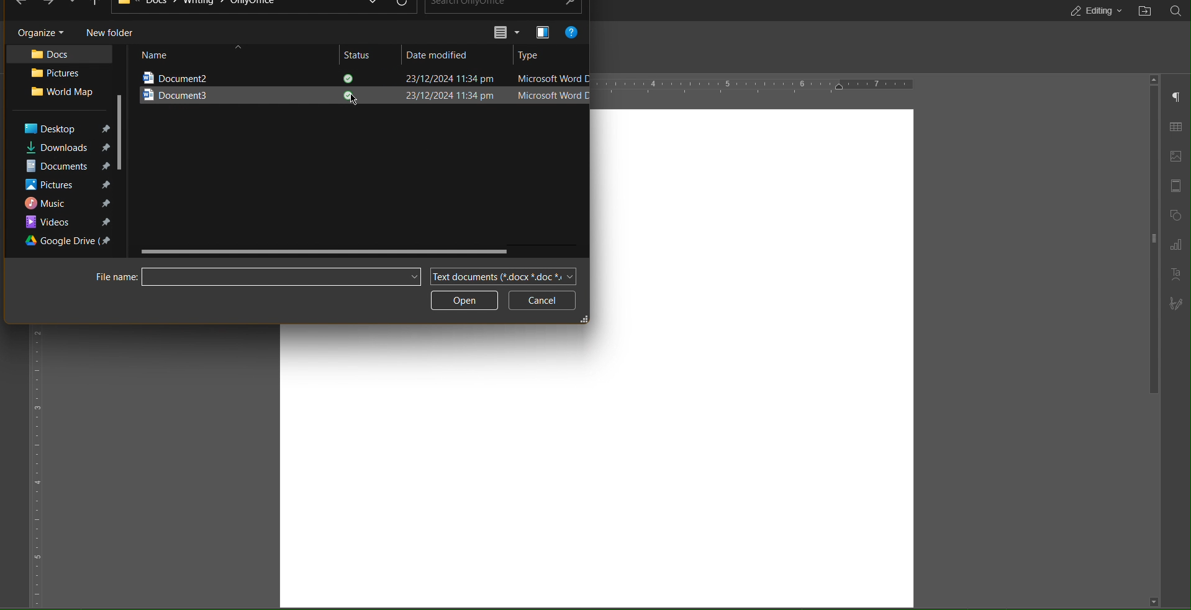 Image resolution: width=1191 pixels, height=610 pixels. Describe the element at coordinates (1176, 214) in the screenshot. I see `Shape Settings` at that location.